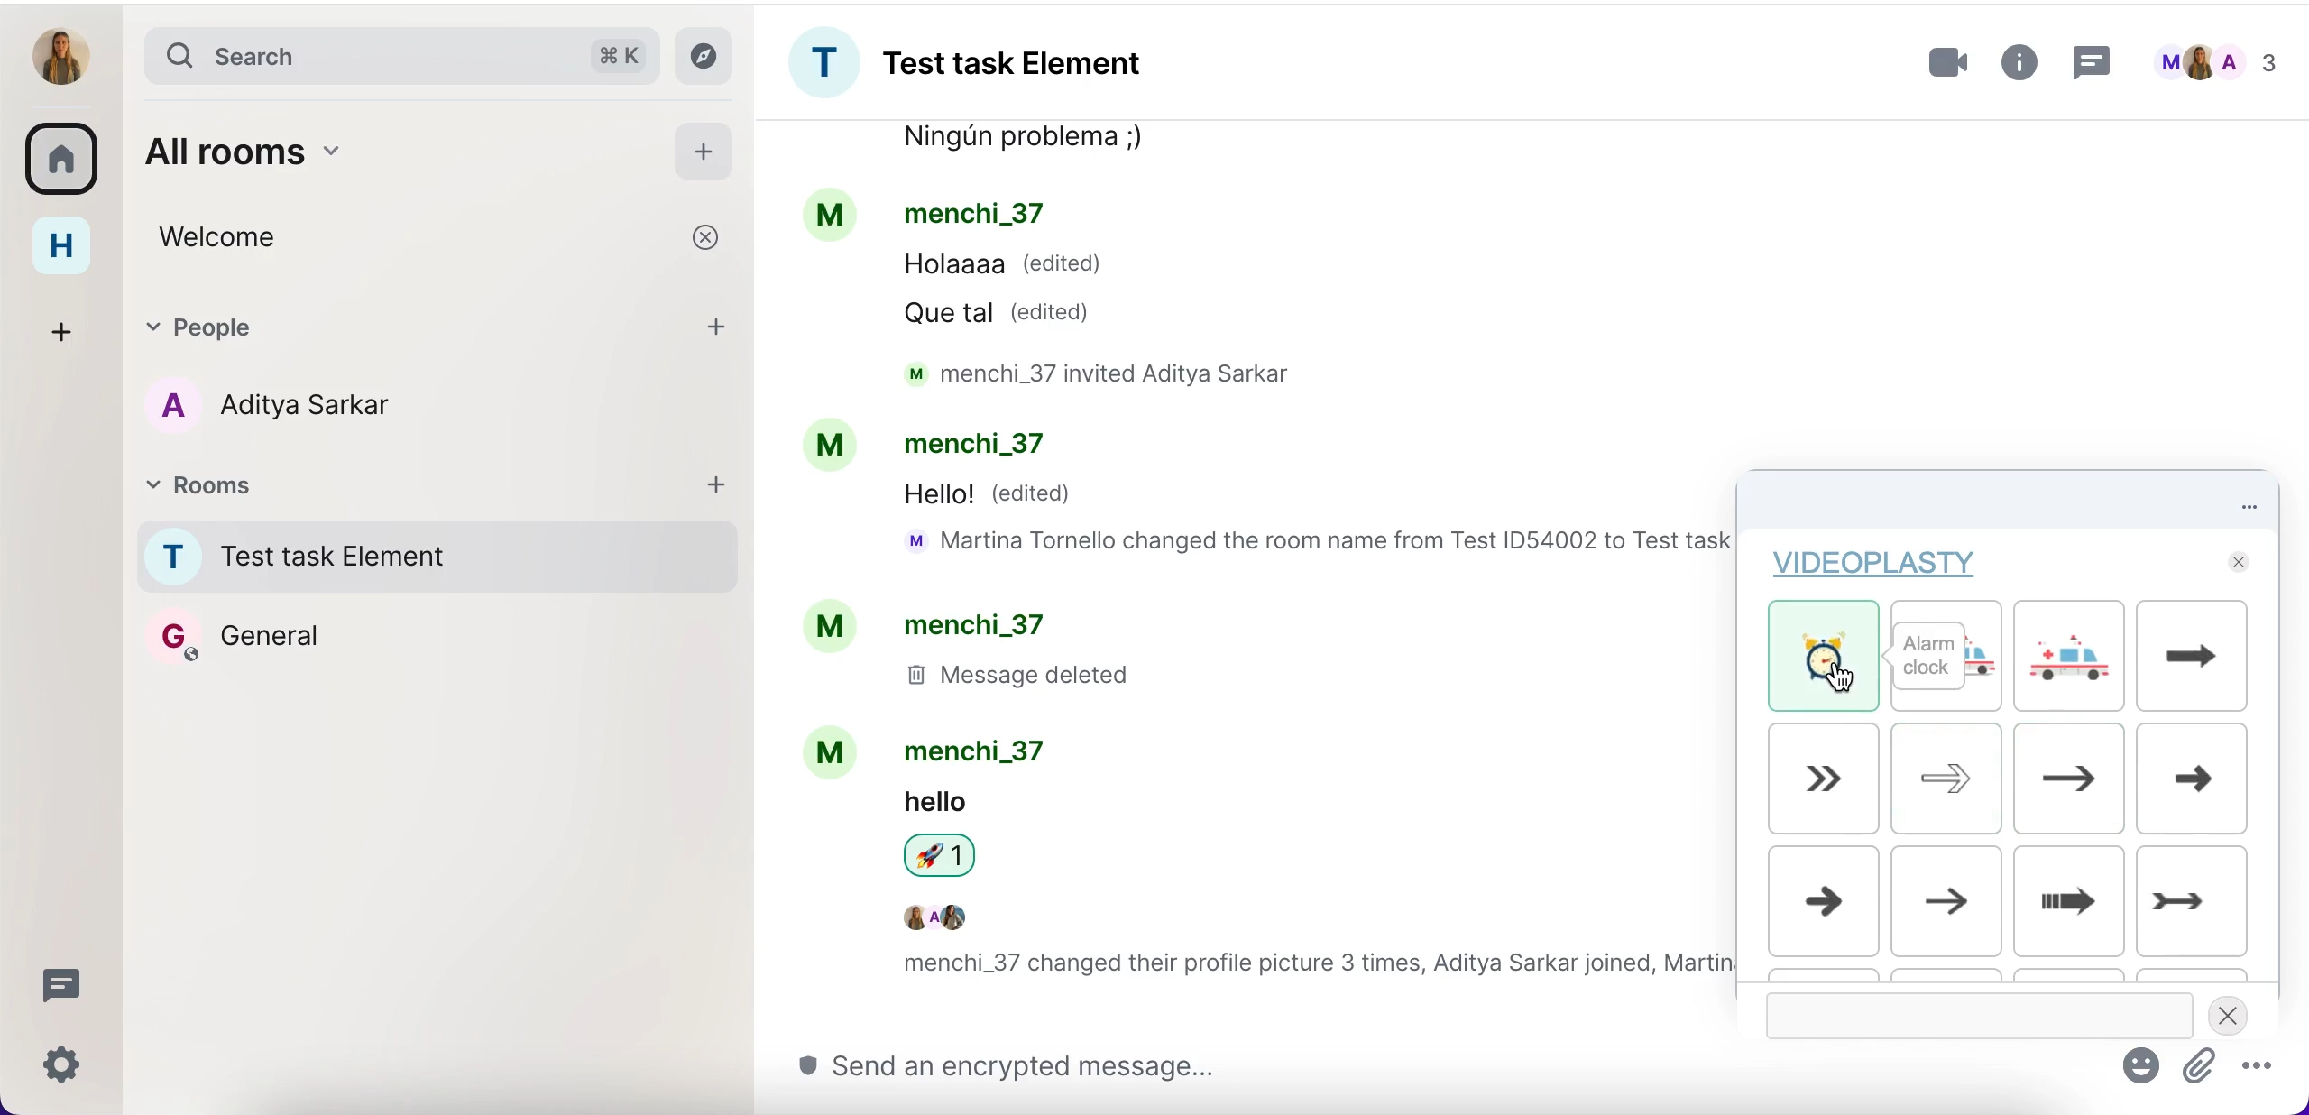 The image size is (2309, 1115). Describe the element at coordinates (394, 52) in the screenshot. I see `search bar` at that location.